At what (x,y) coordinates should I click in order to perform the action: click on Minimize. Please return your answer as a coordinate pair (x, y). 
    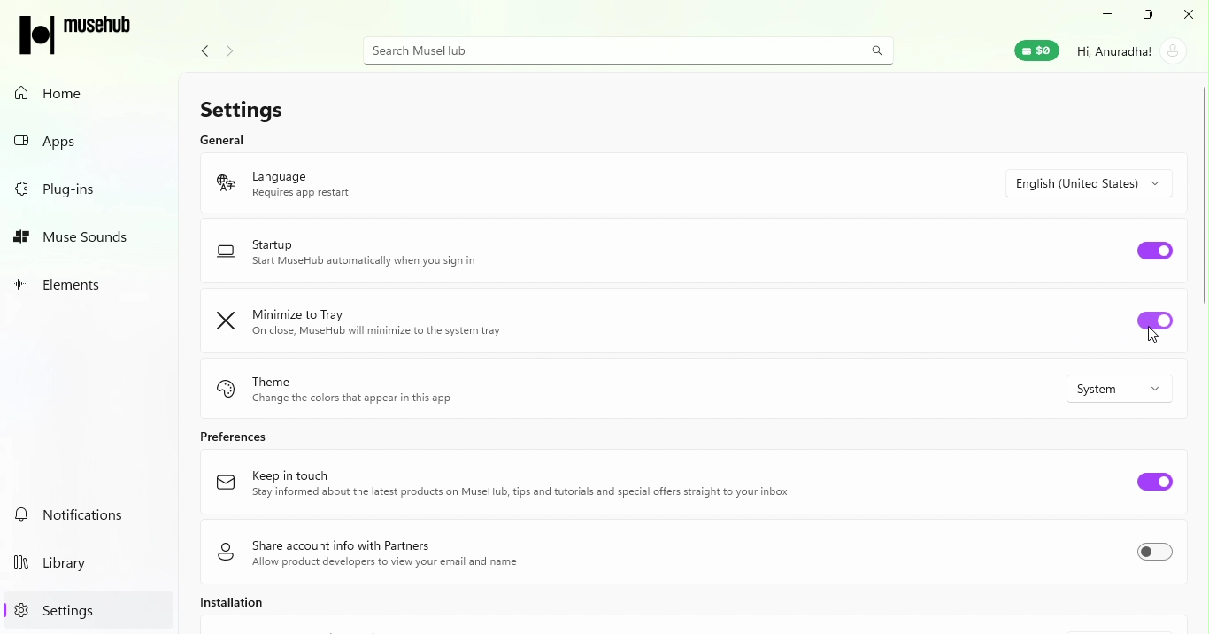
    Looking at the image, I should click on (1102, 16).